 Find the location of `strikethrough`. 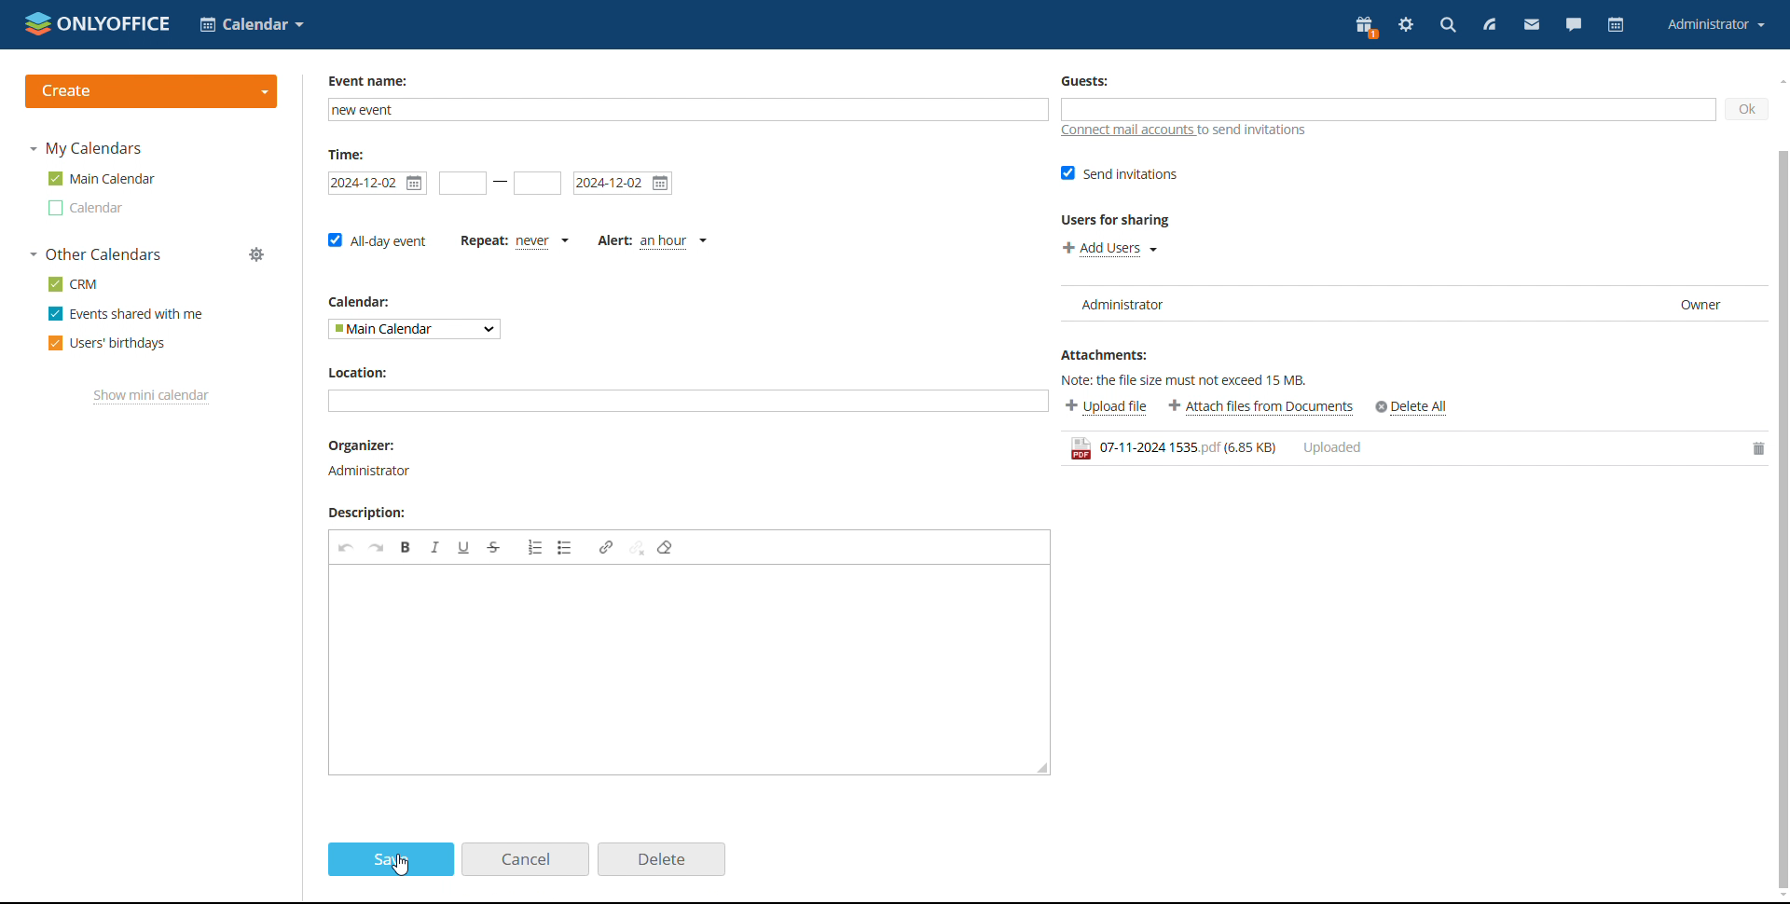

strikethrough is located at coordinates (495, 545).